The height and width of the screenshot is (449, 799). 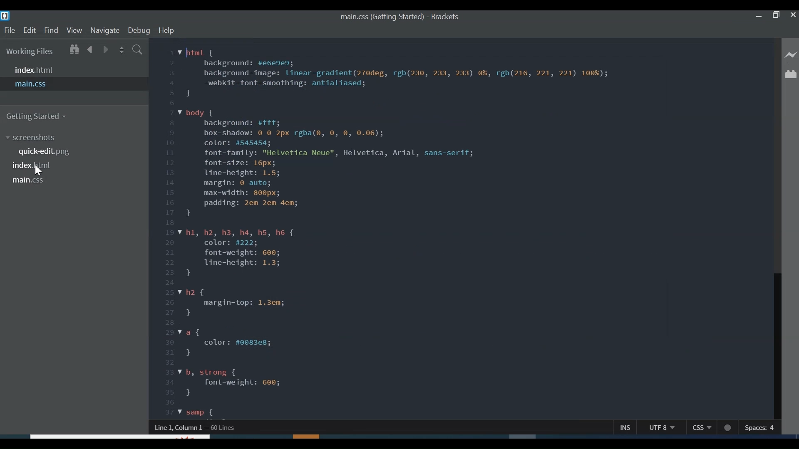 I want to click on main.css file name, so click(x=381, y=17).